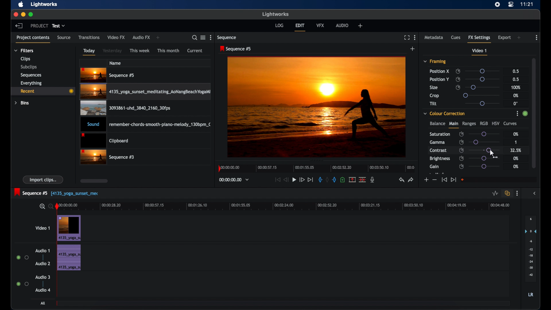 The width and height of the screenshot is (551, 310). Describe the element at coordinates (439, 71) in the screenshot. I see `position x` at that location.